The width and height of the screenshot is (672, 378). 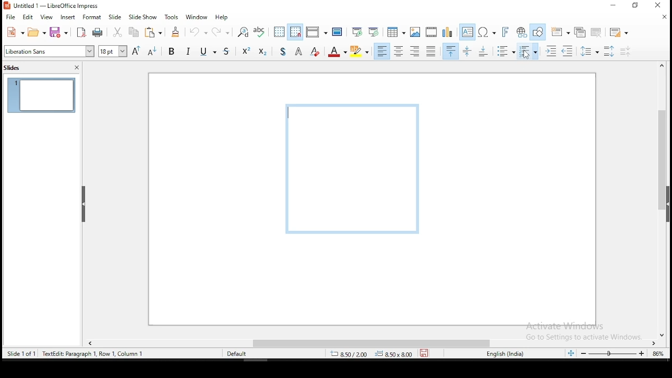 I want to click on bold, so click(x=172, y=53).